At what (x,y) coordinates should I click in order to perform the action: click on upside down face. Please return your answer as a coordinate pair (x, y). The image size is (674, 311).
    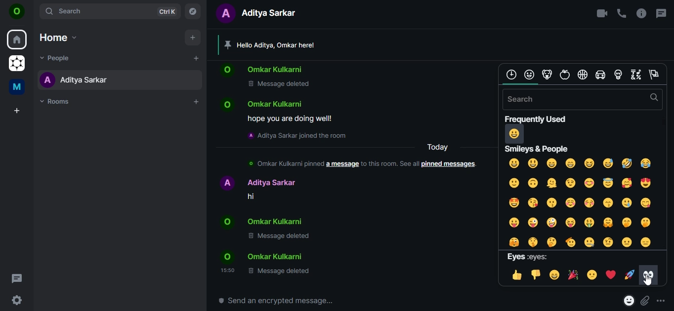
    Looking at the image, I should click on (533, 183).